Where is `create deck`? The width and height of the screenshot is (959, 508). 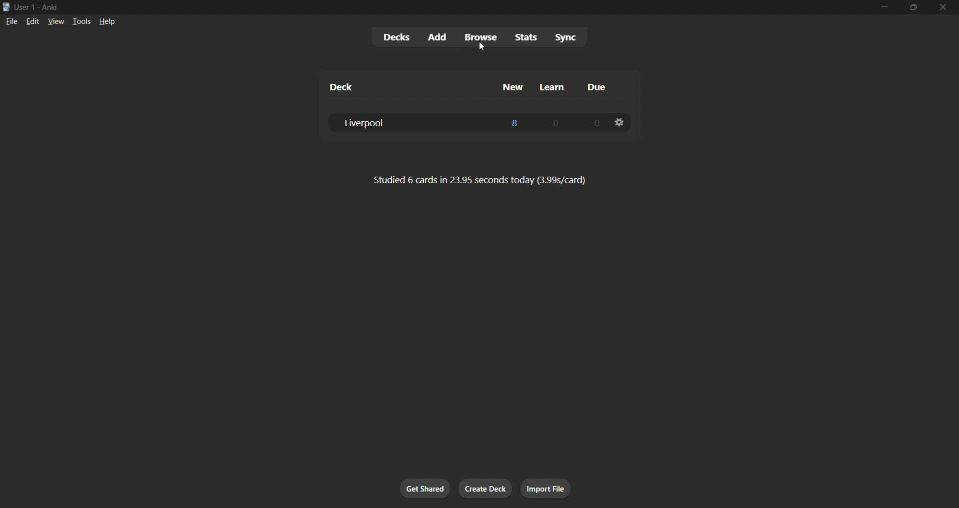
create deck is located at coordinates (485, 488).